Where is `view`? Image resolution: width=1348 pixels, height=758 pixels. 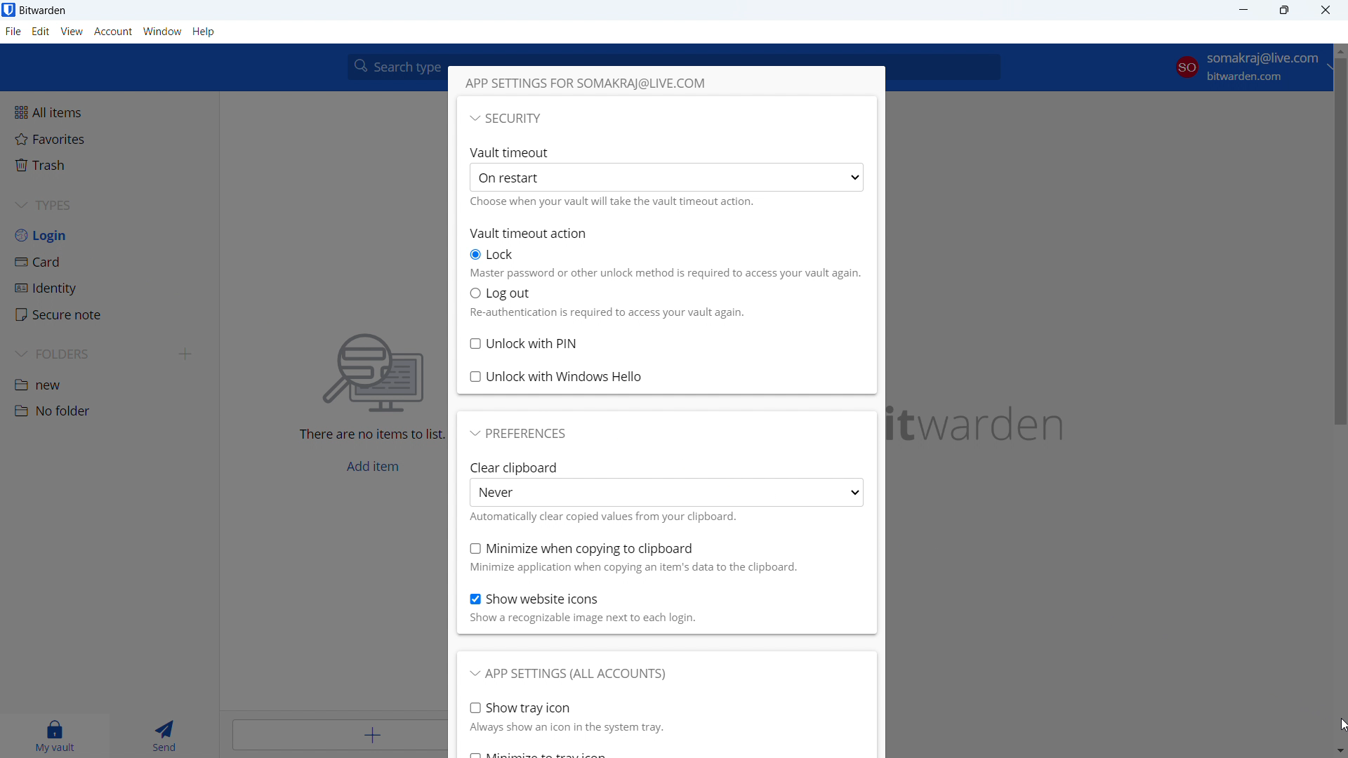 view is located at coordinates (71, 32).